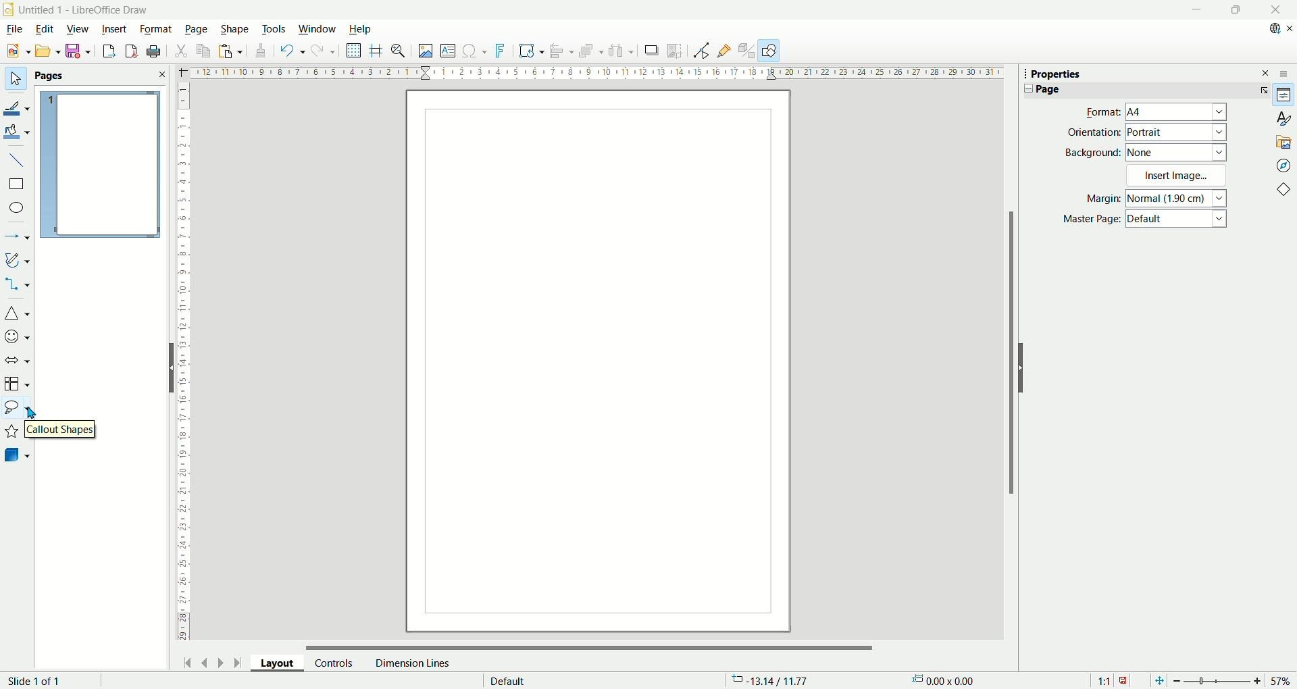 The image size is (1297, 689). What do you see at coordinates (57, 428) in the screenshot?
I see `callout shapes` at bounding box center [57, 428].